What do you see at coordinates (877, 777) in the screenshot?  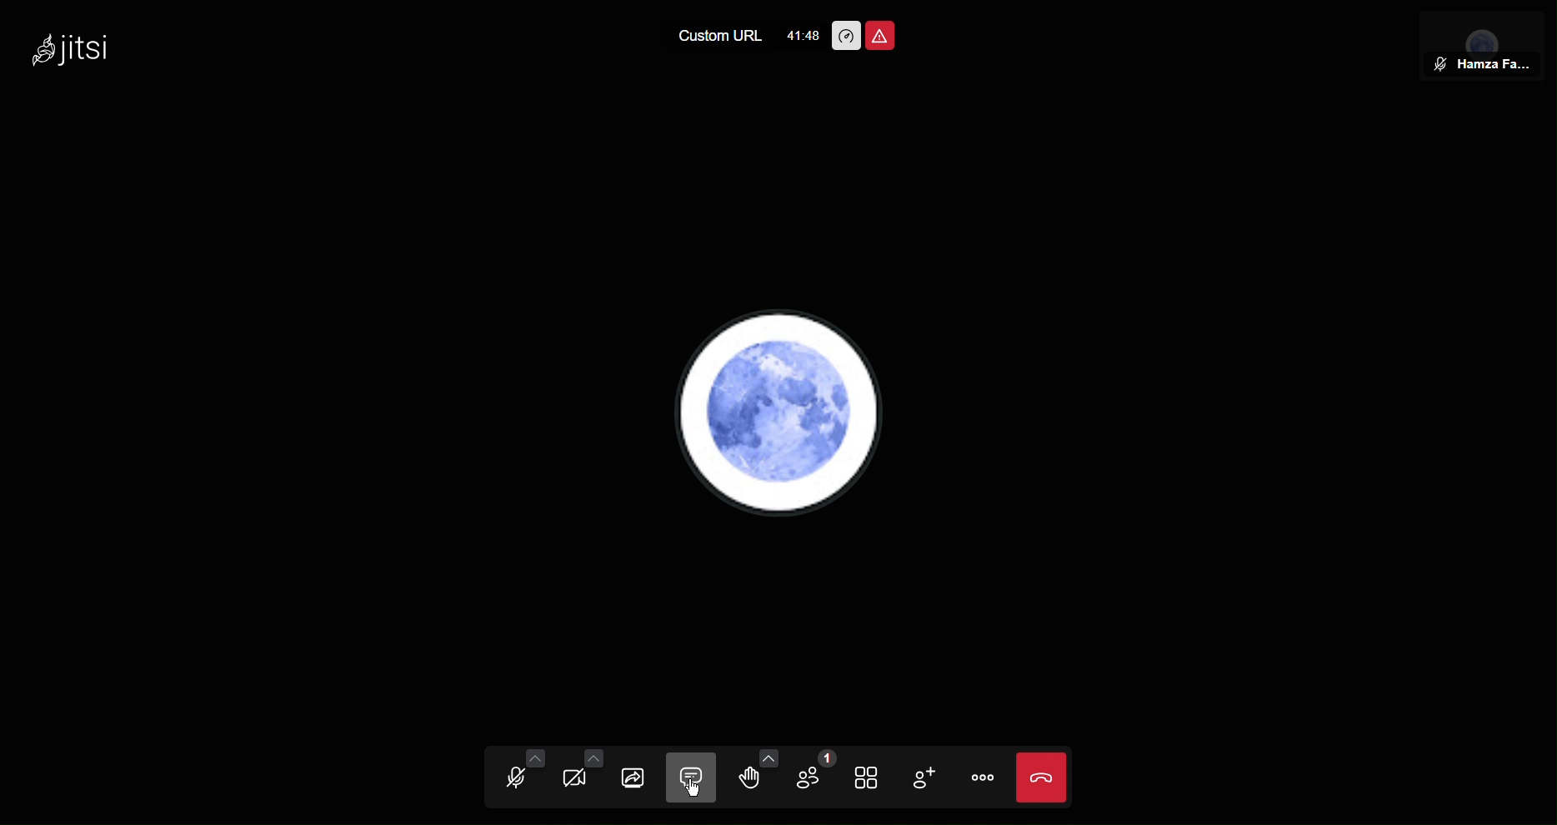 I see `Tile View` at bounding box center [877, 777].